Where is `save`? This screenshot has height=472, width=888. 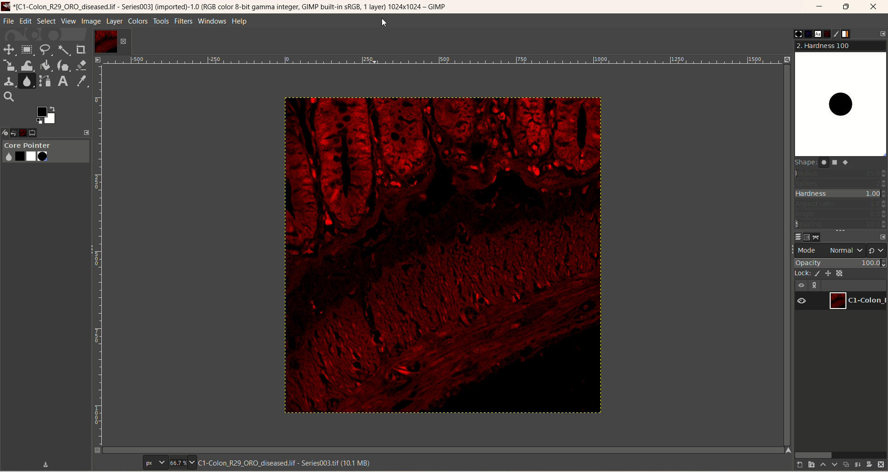 save is located at coordinates (46, 463).